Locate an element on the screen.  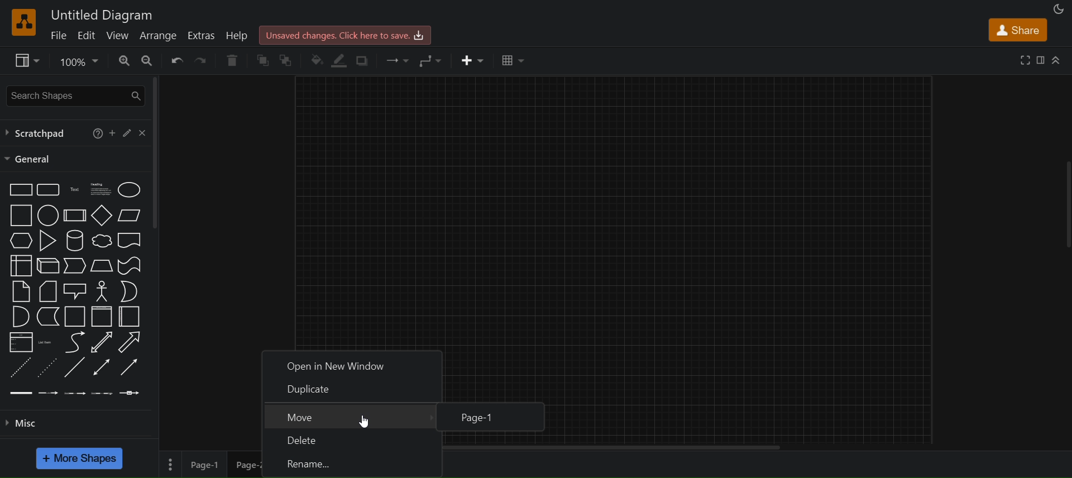
logo is located at coordinates (22, 22).